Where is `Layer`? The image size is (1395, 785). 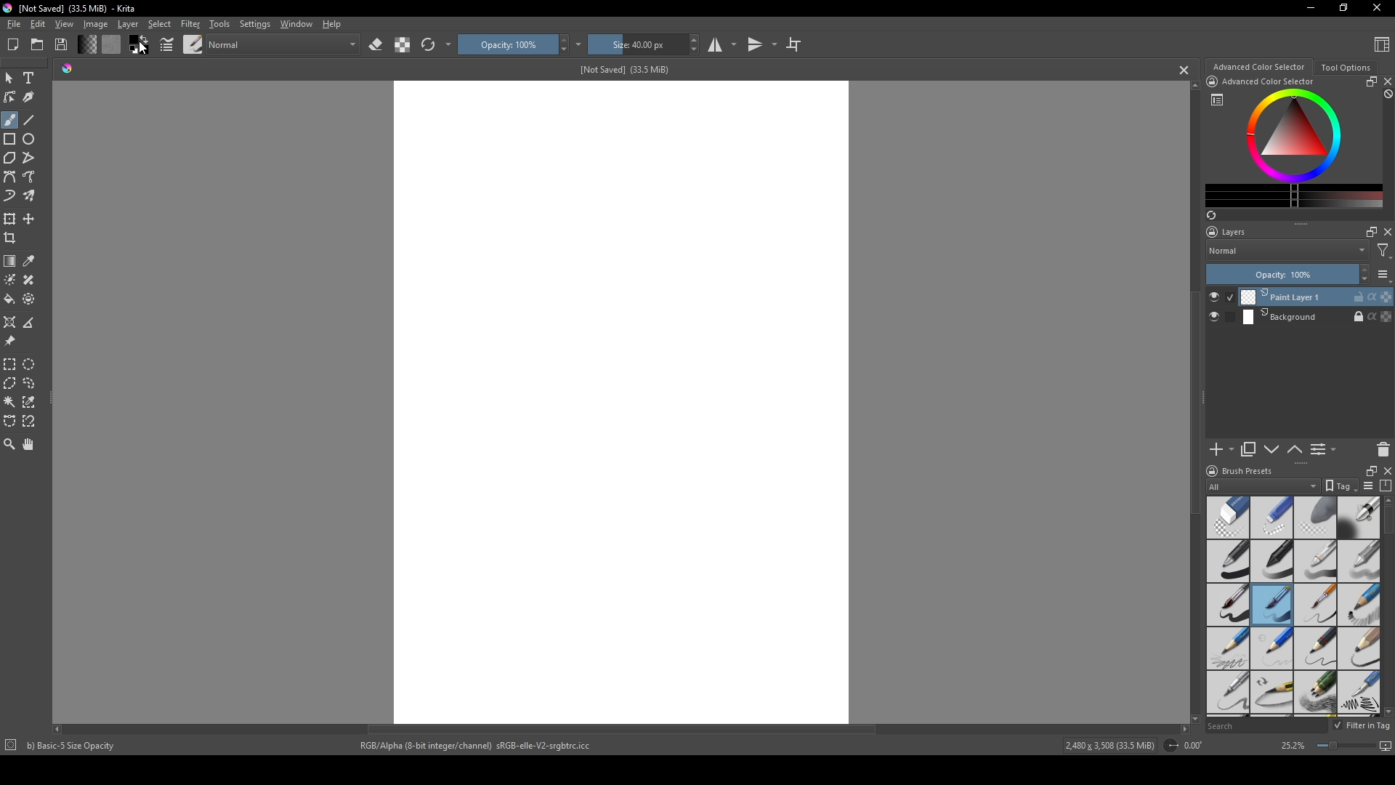 Layer is located at coordinates (128, 24).